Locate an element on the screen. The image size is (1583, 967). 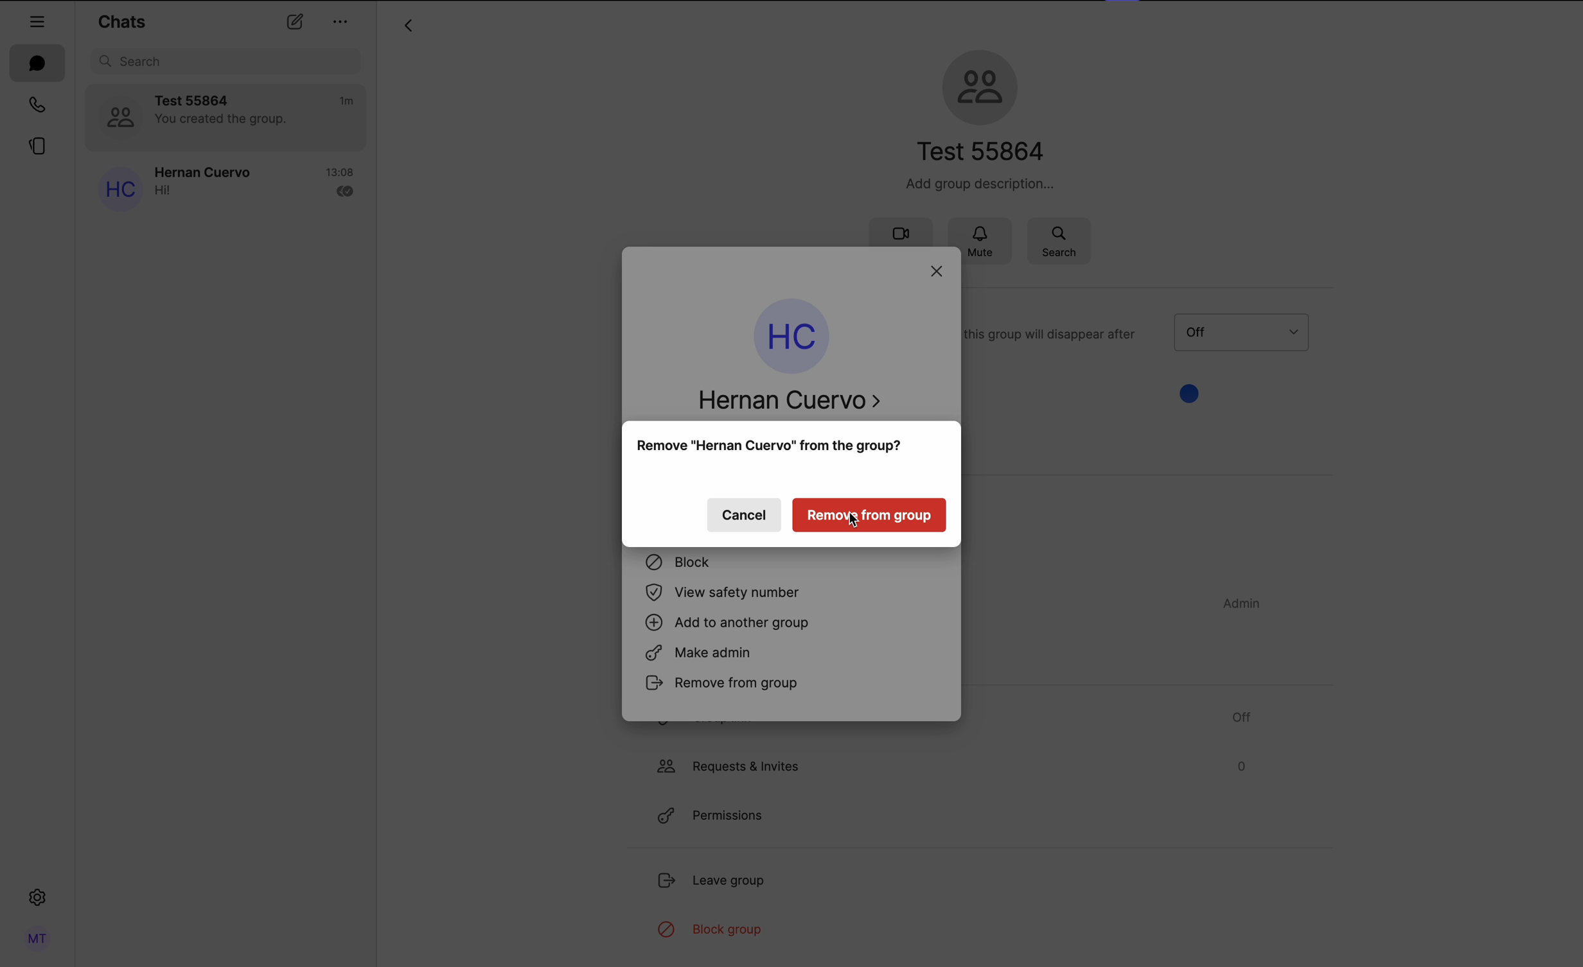
settings is located at coordinates (37, 900).